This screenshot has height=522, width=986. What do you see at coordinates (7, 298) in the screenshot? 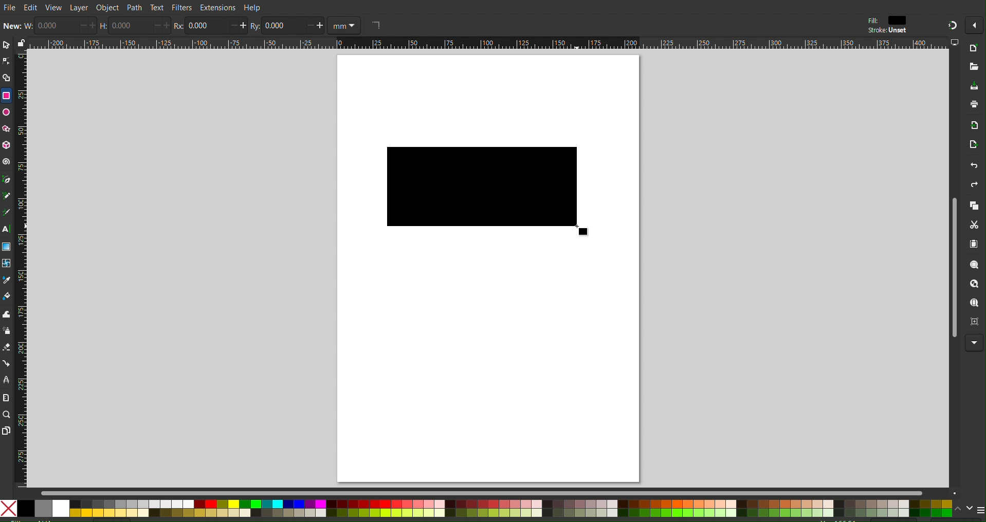
I see `Fill Color` at bounding box center [7, 298].